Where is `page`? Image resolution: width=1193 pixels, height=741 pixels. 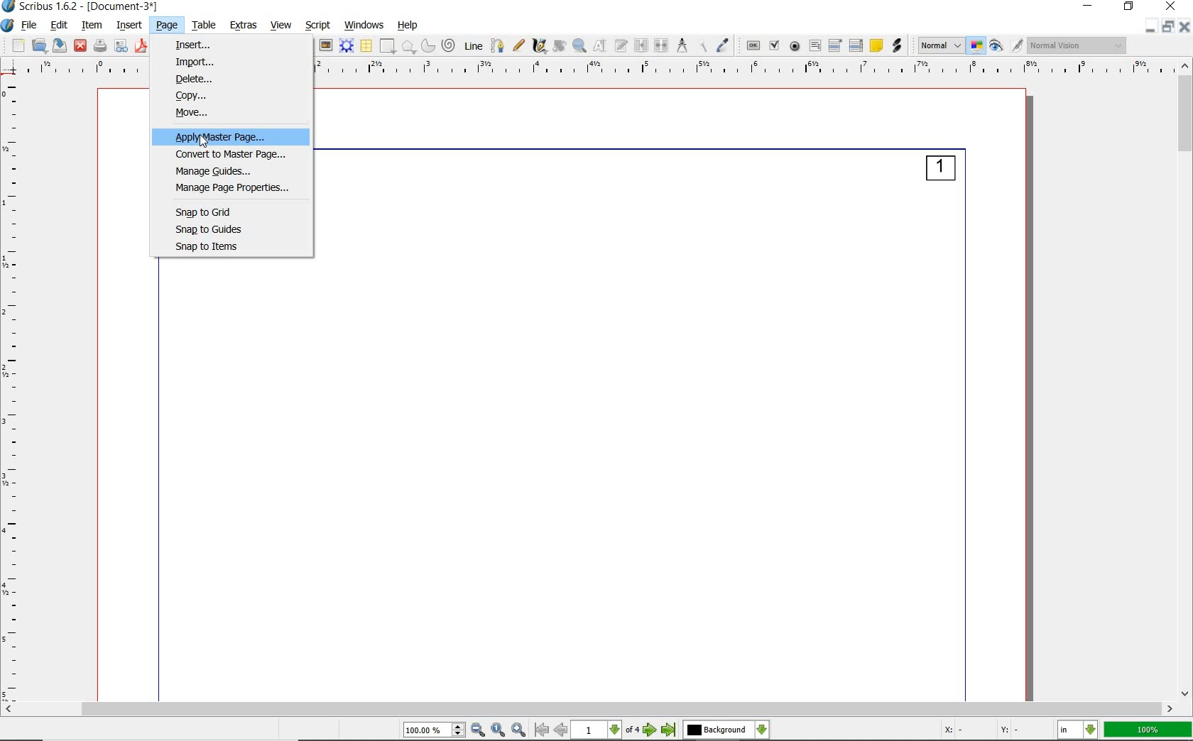 page is located at coordinates (166, 25).